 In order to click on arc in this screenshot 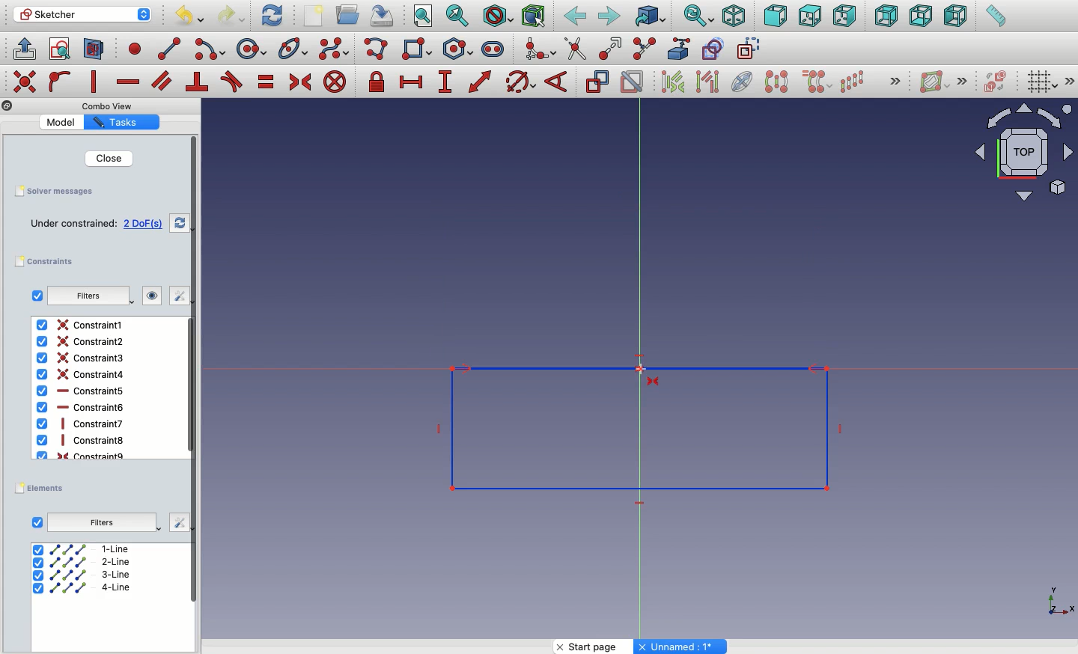, I will do `click(211, 49)`.